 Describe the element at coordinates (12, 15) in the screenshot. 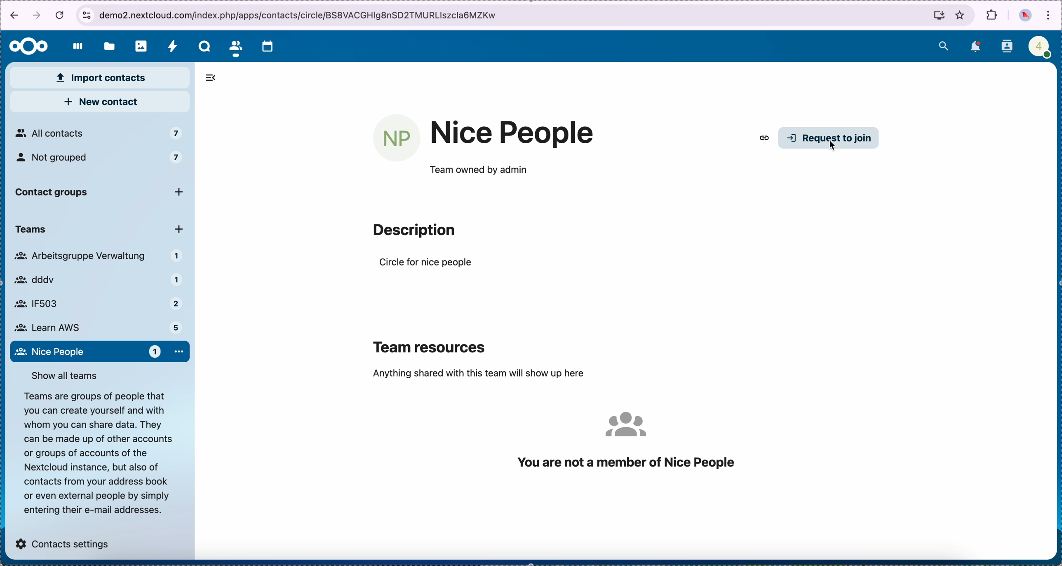

I see `navigate back` at that location.